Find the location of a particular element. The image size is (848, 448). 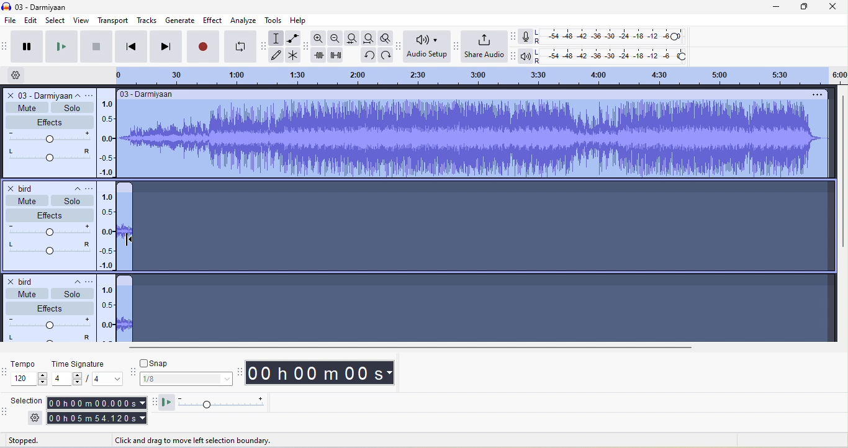

transport is located at coordinates (111, 20).